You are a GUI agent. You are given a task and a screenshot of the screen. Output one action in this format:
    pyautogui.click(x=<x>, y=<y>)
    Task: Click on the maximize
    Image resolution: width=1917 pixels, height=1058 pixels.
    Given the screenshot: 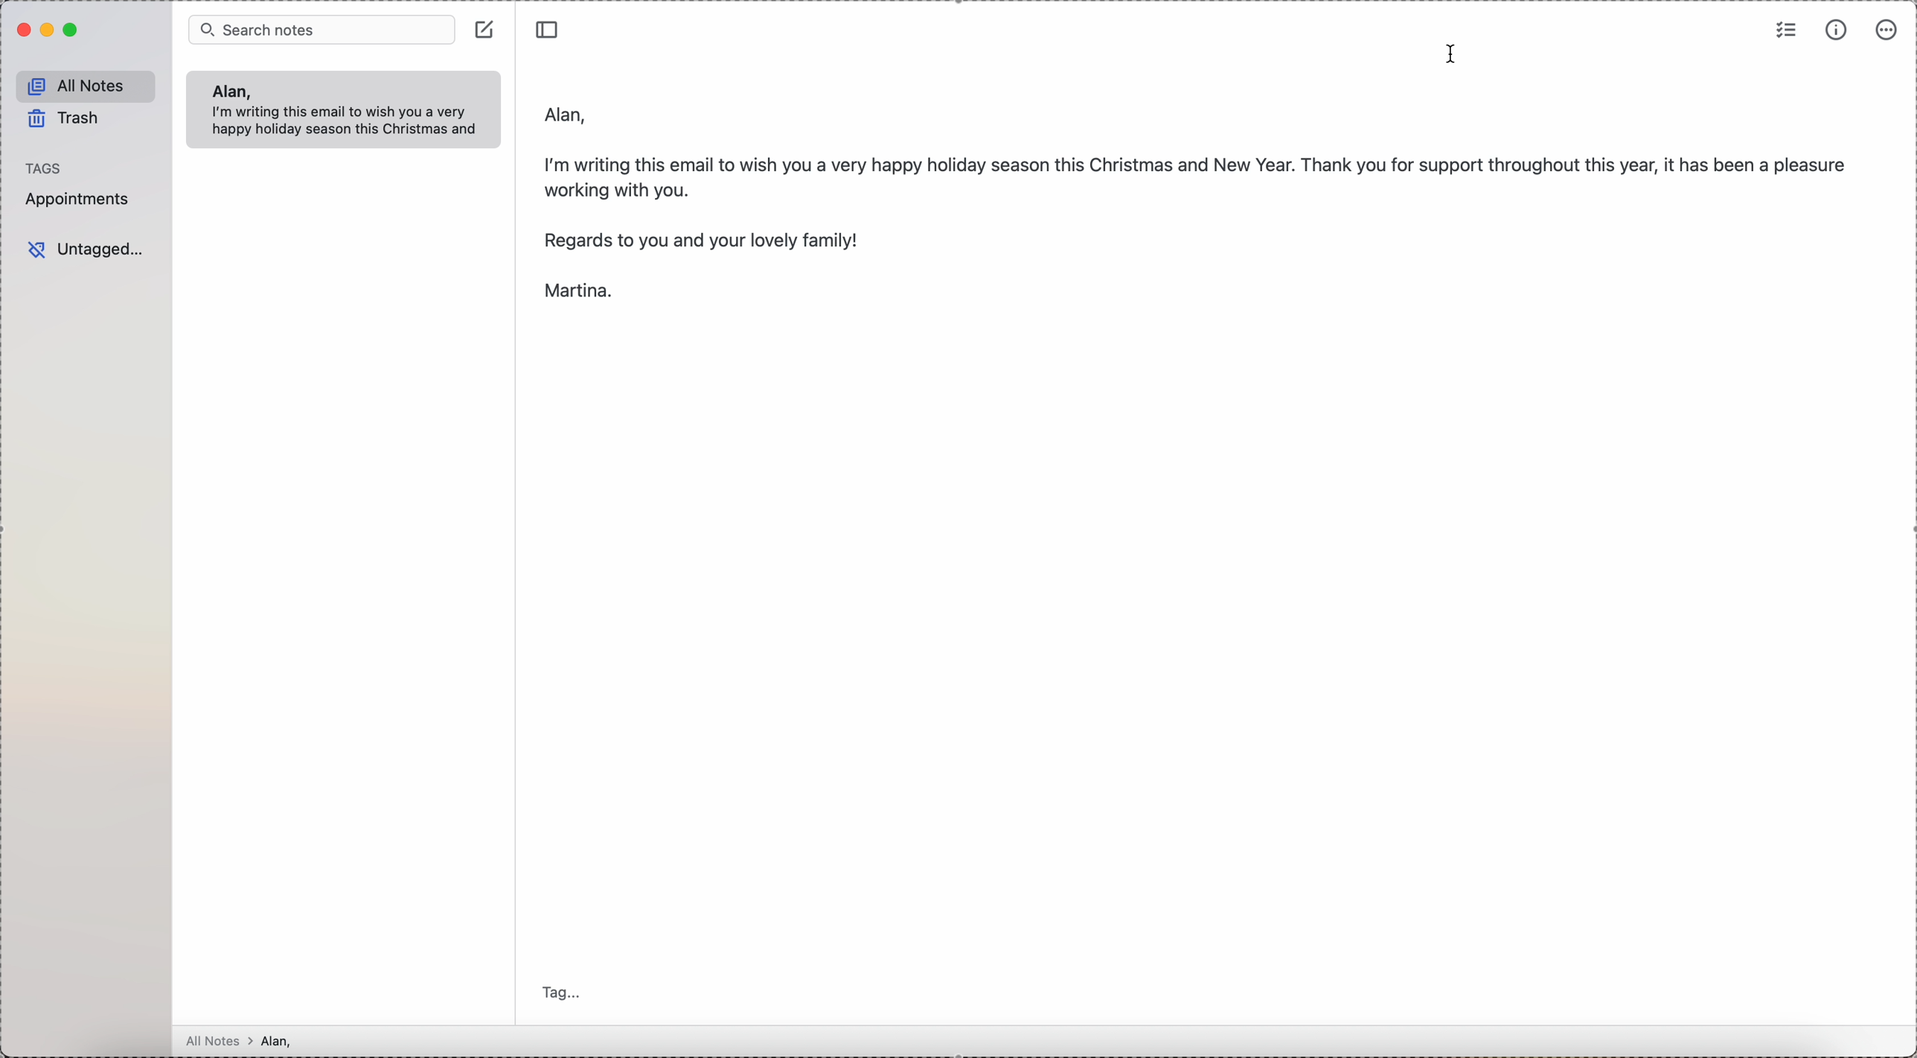 What is the action you would take?
    pyautogui.click(x=73, y=31)
    